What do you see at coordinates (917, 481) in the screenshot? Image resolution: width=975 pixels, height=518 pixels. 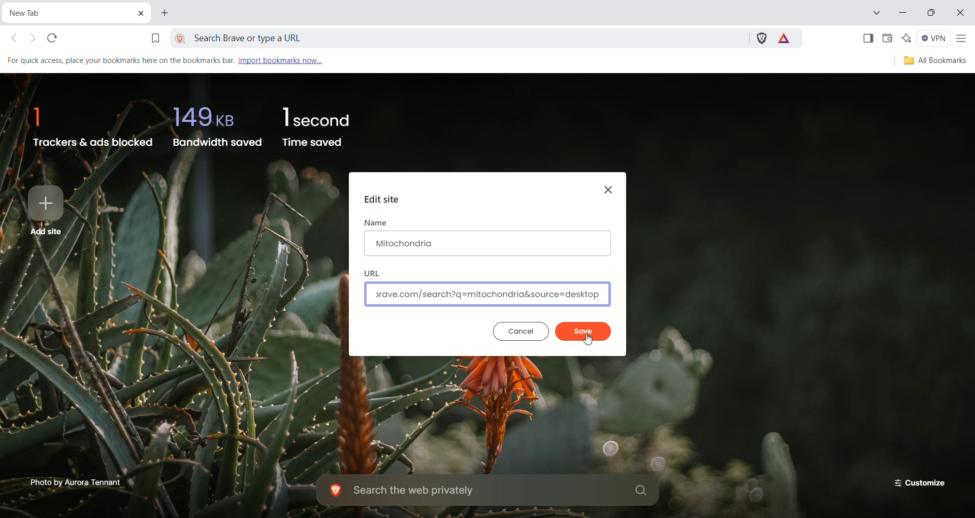 I see `customize` at bounding box center [917, 481].